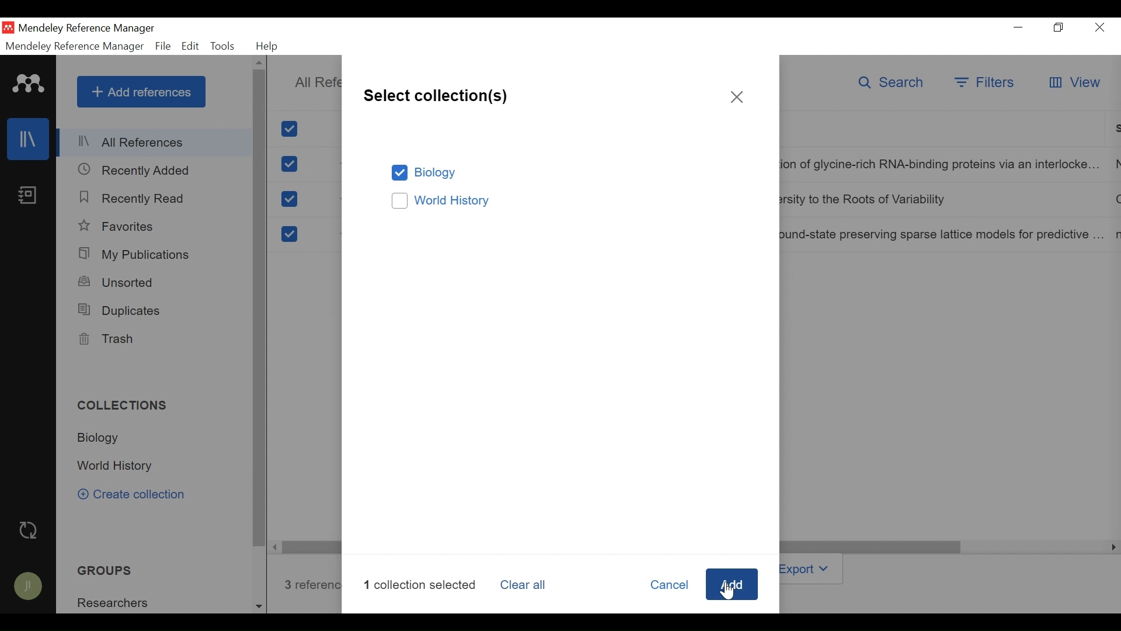  Describe the element at coordinates (29, 531) in the screenshot. I see `Sync` at that location.